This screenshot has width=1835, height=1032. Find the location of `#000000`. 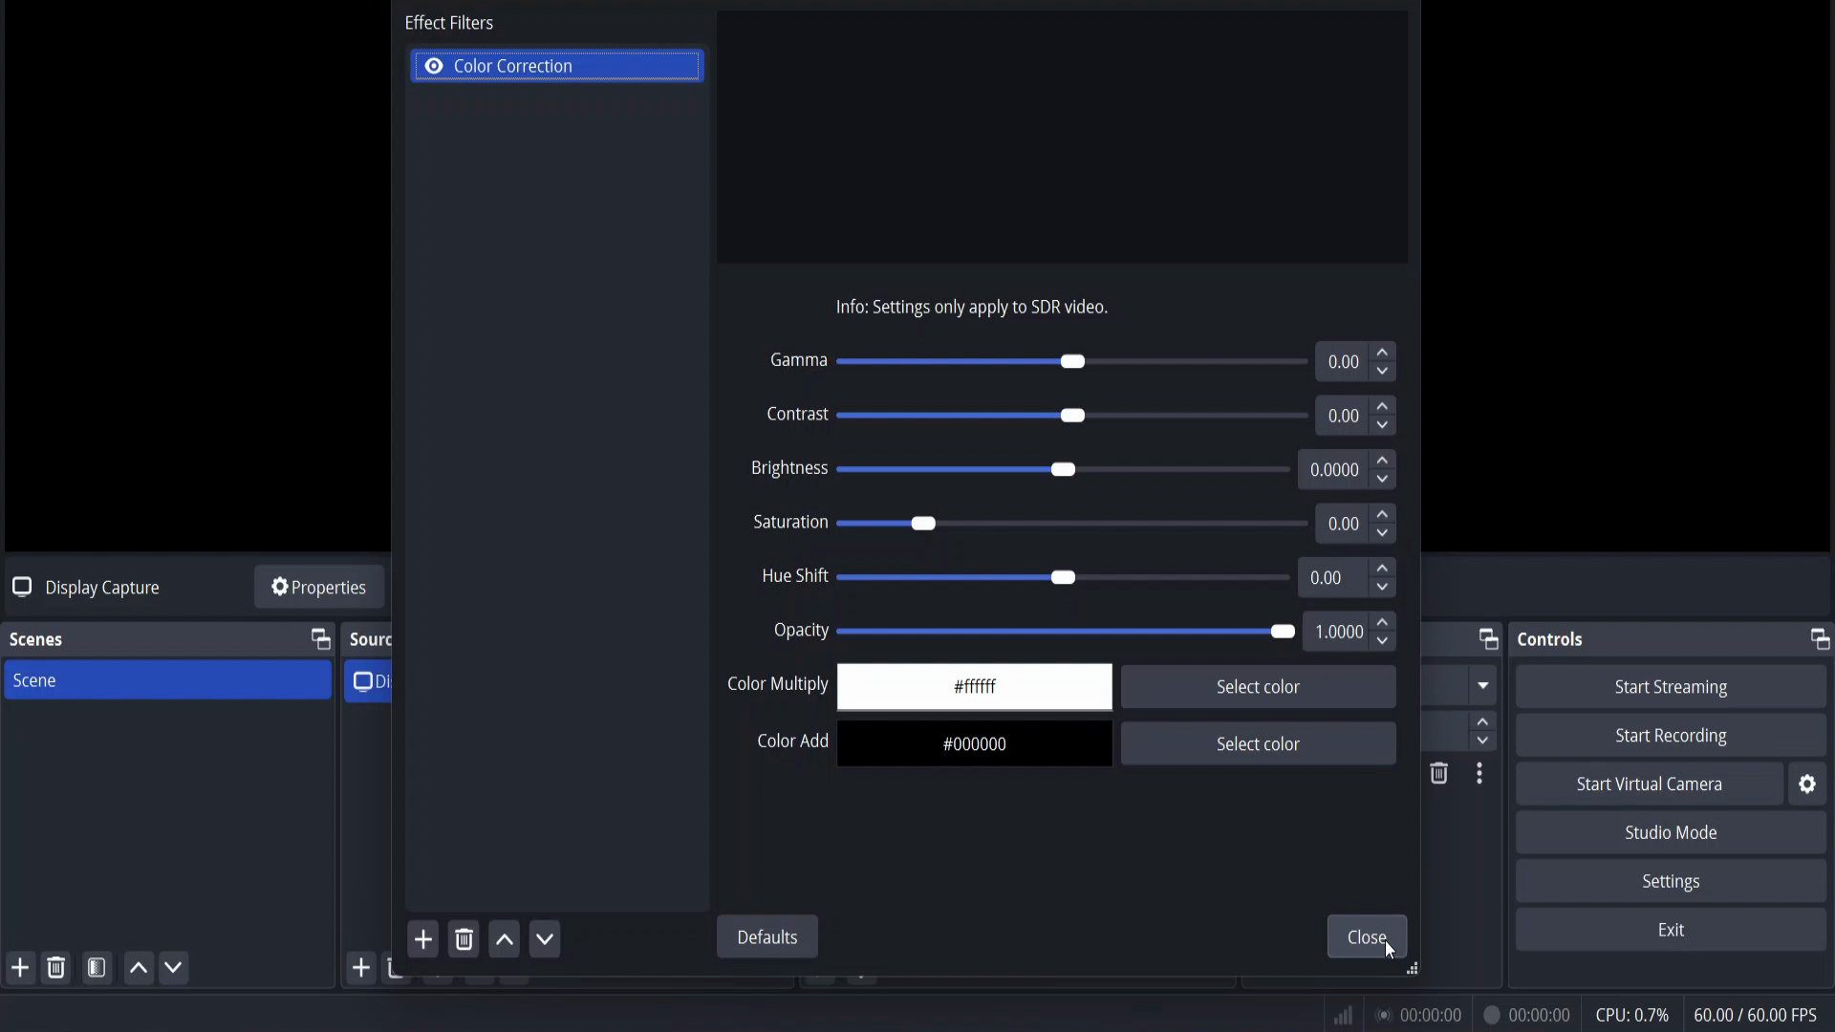

#000000 is located at coordinates (974, 741).